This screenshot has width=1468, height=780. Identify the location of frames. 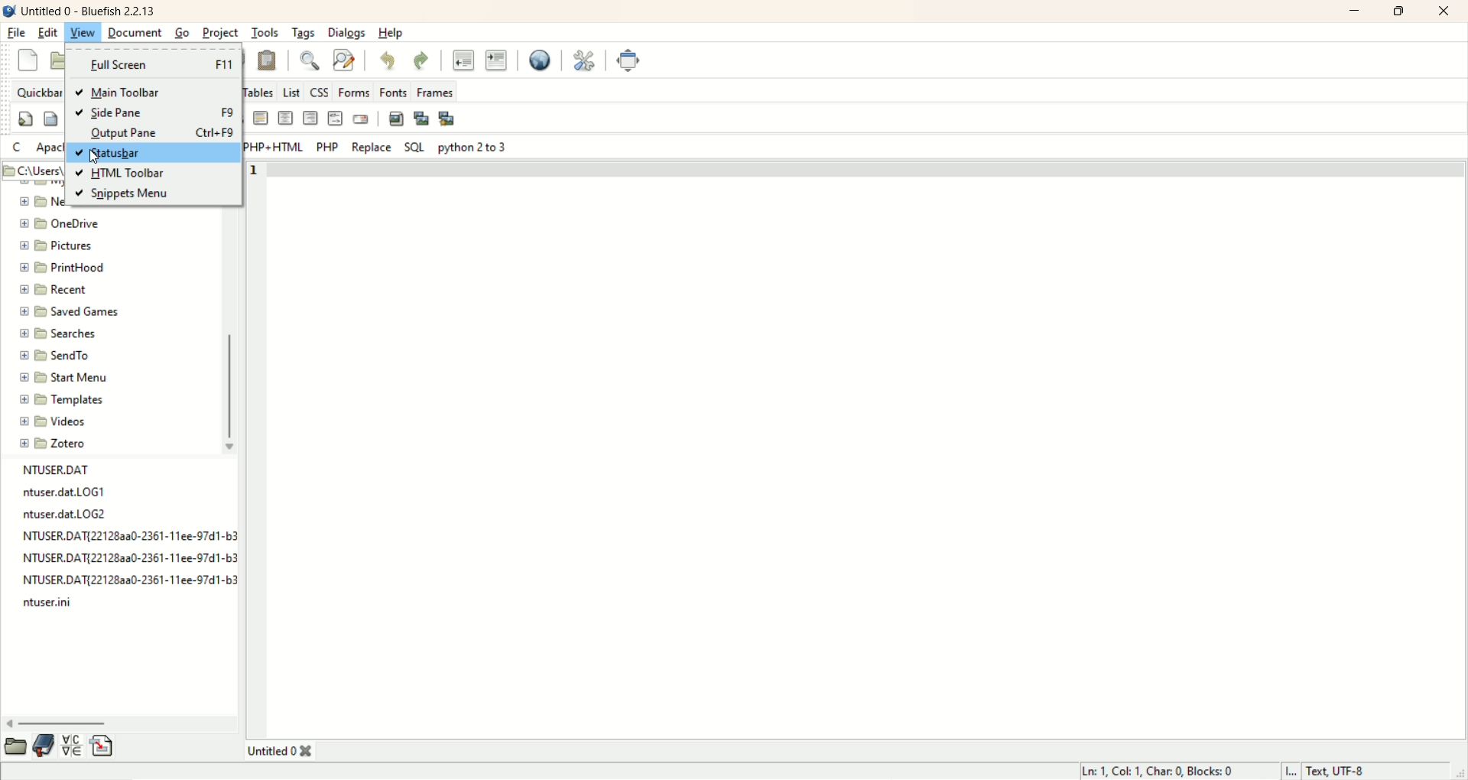
(436, 92).